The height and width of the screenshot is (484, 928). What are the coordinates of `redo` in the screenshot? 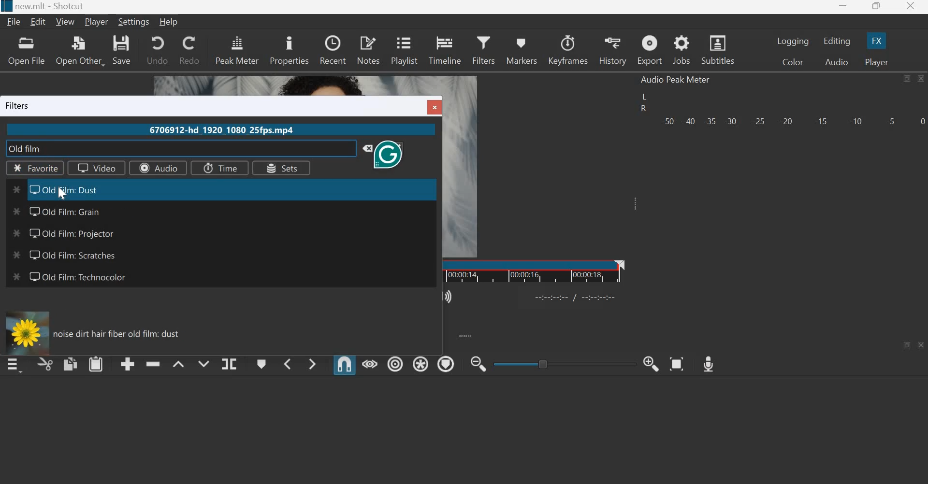 It's located at (188, 49).